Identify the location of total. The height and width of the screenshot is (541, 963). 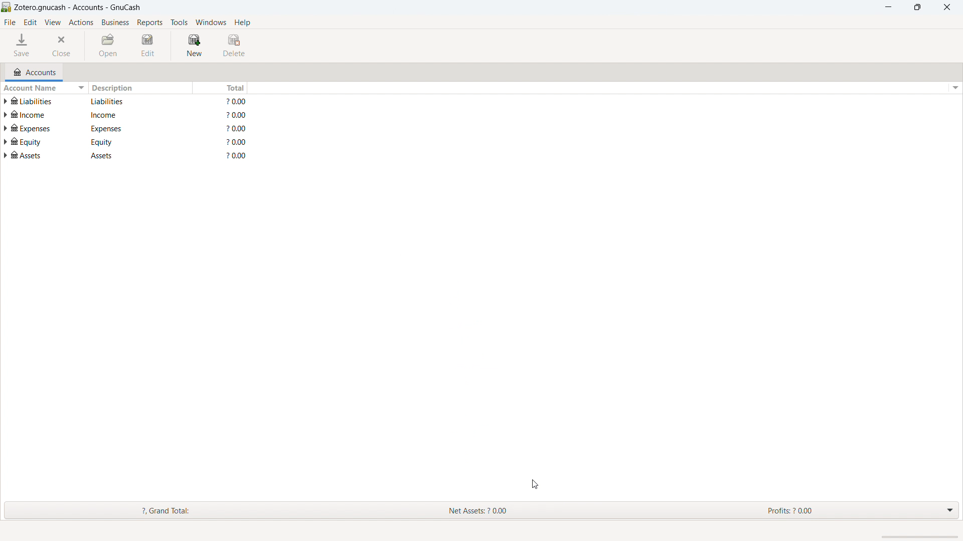
(236, 89).